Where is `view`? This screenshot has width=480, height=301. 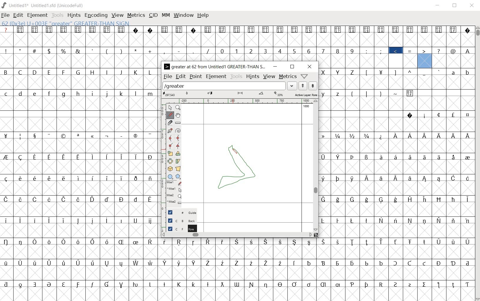 view is located at coordinates (269, 76).